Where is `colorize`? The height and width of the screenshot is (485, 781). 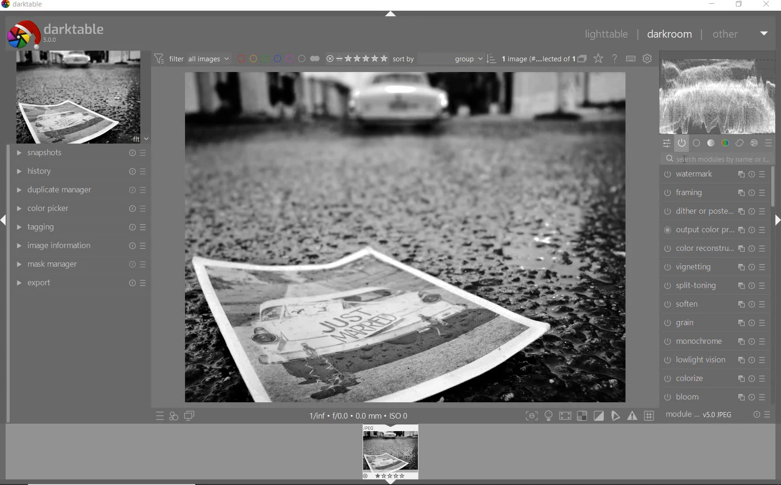 colorize is located at coordinates (714, 379).